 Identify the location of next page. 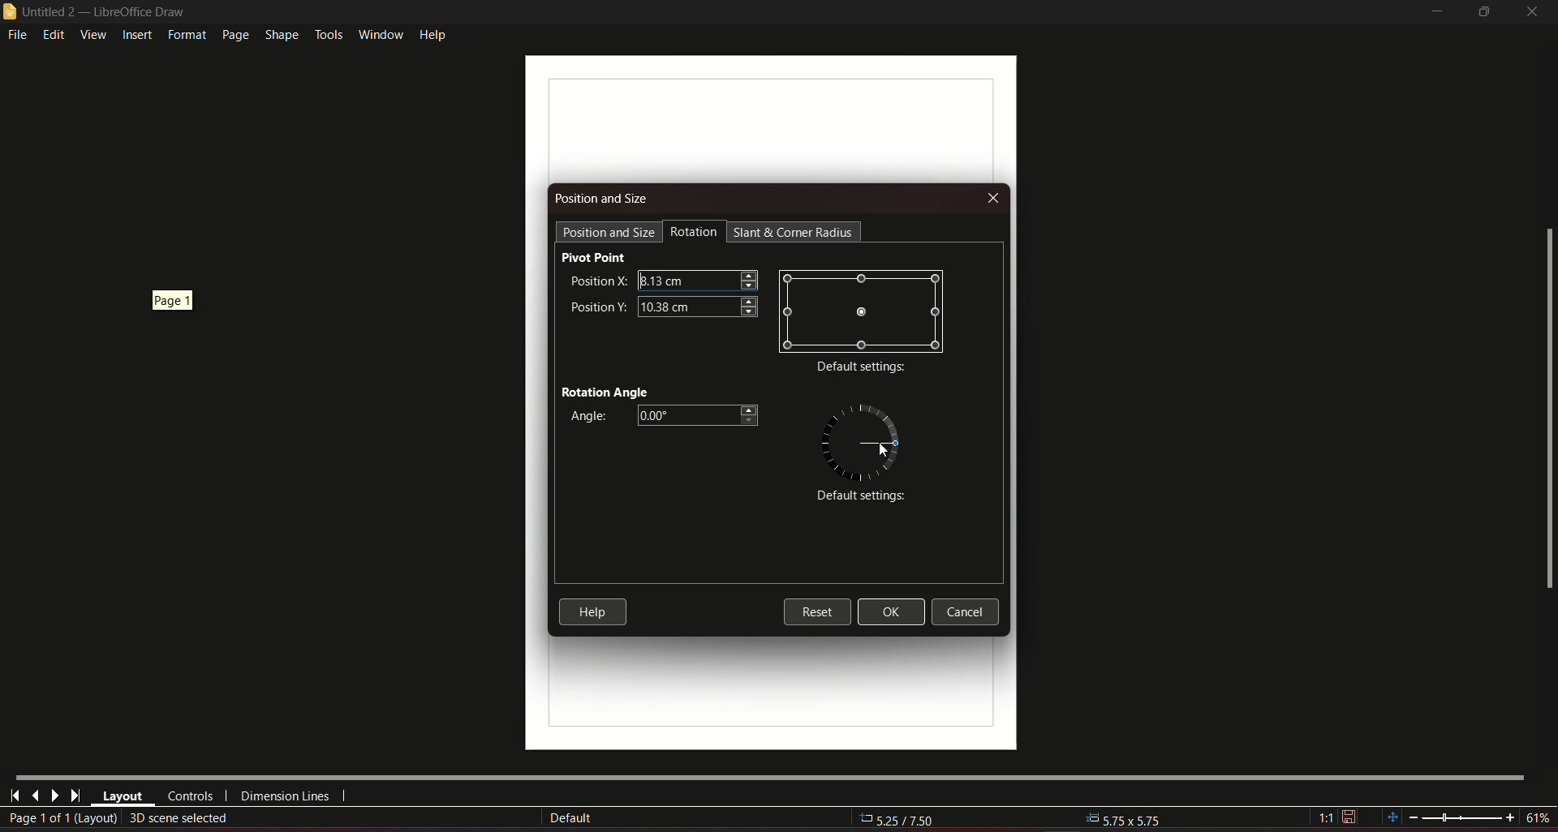
(54, 796).